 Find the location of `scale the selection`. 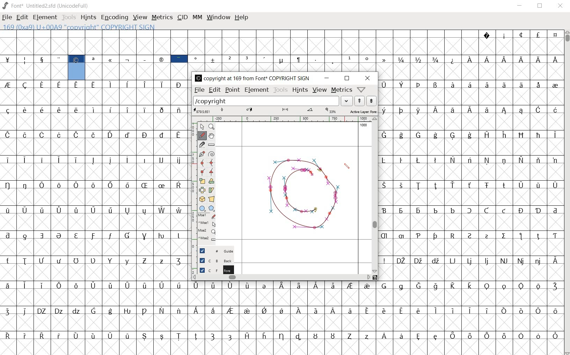

scale the selection is located at coordinates (202, 181).